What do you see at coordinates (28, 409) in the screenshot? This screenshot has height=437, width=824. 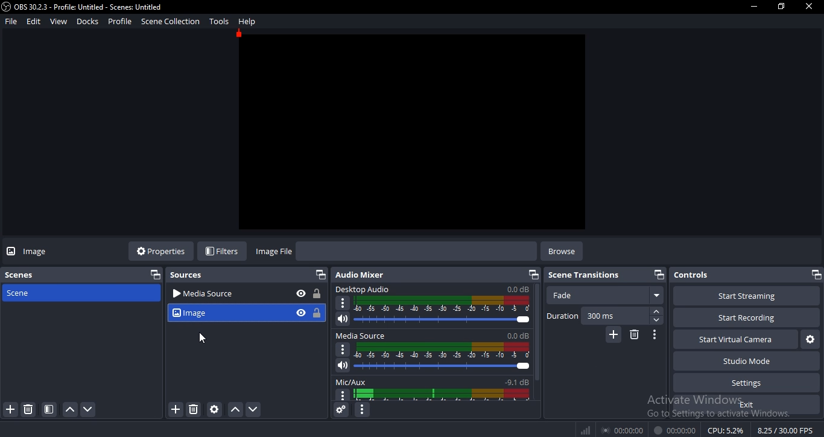 I see `remove scene` at bounding box center [28, 409].